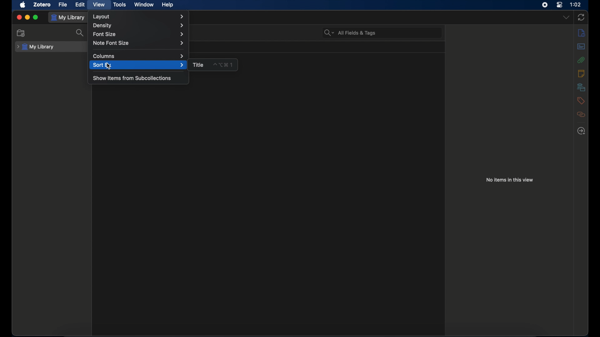 This screenshot has height=337, width=600. I want to click on libraries, so click(581, 87).